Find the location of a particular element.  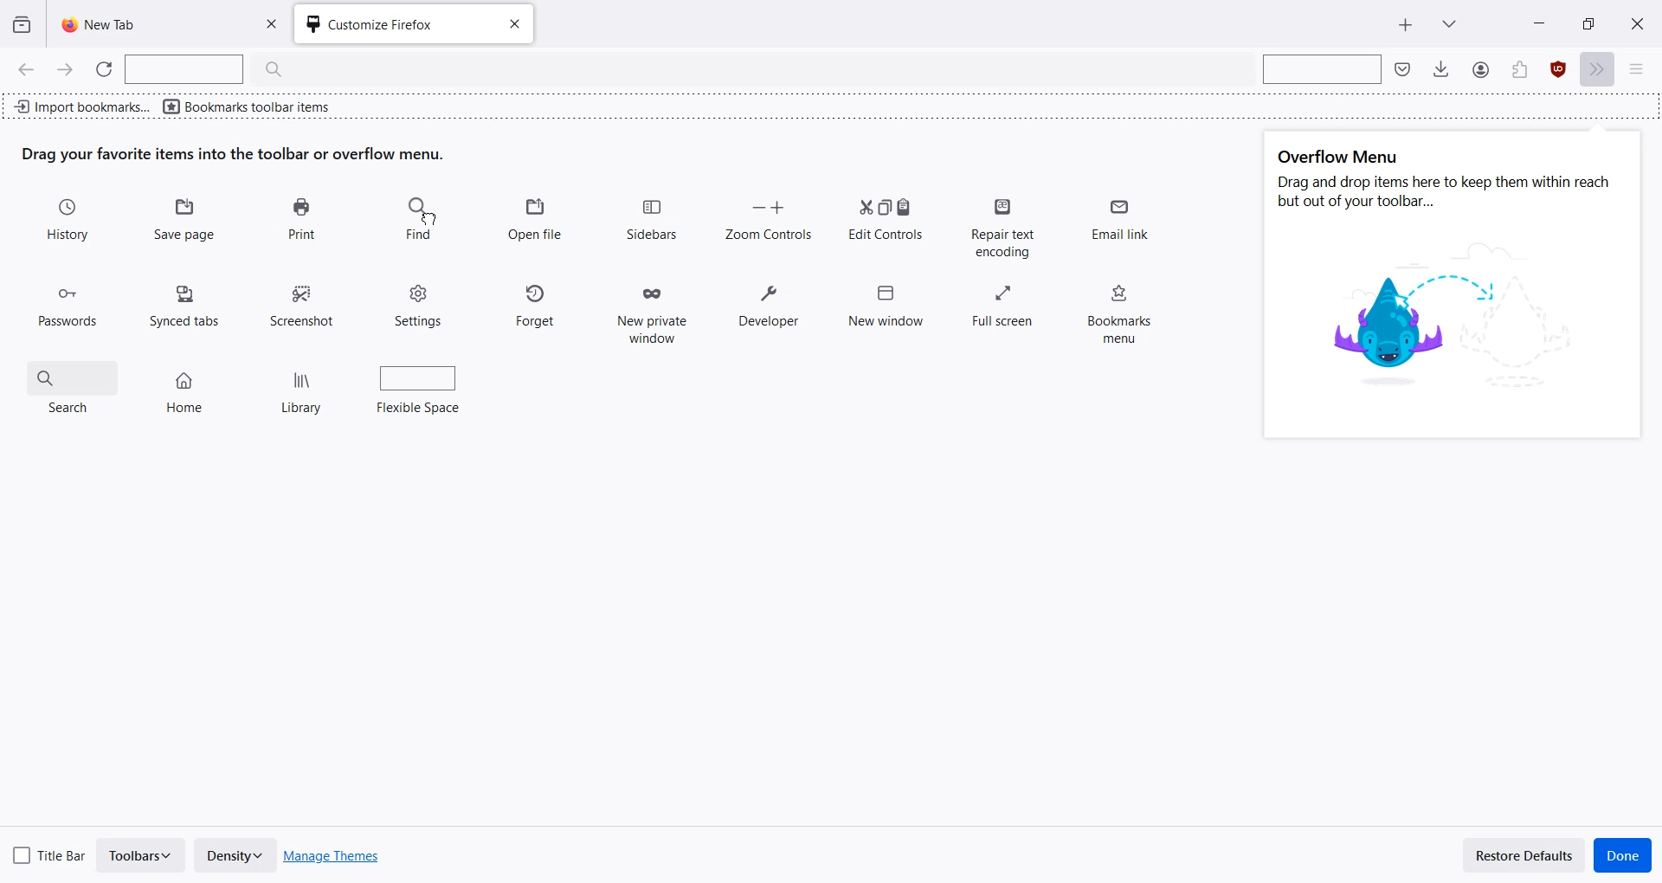

Text is located at coordinates (1446, 180).